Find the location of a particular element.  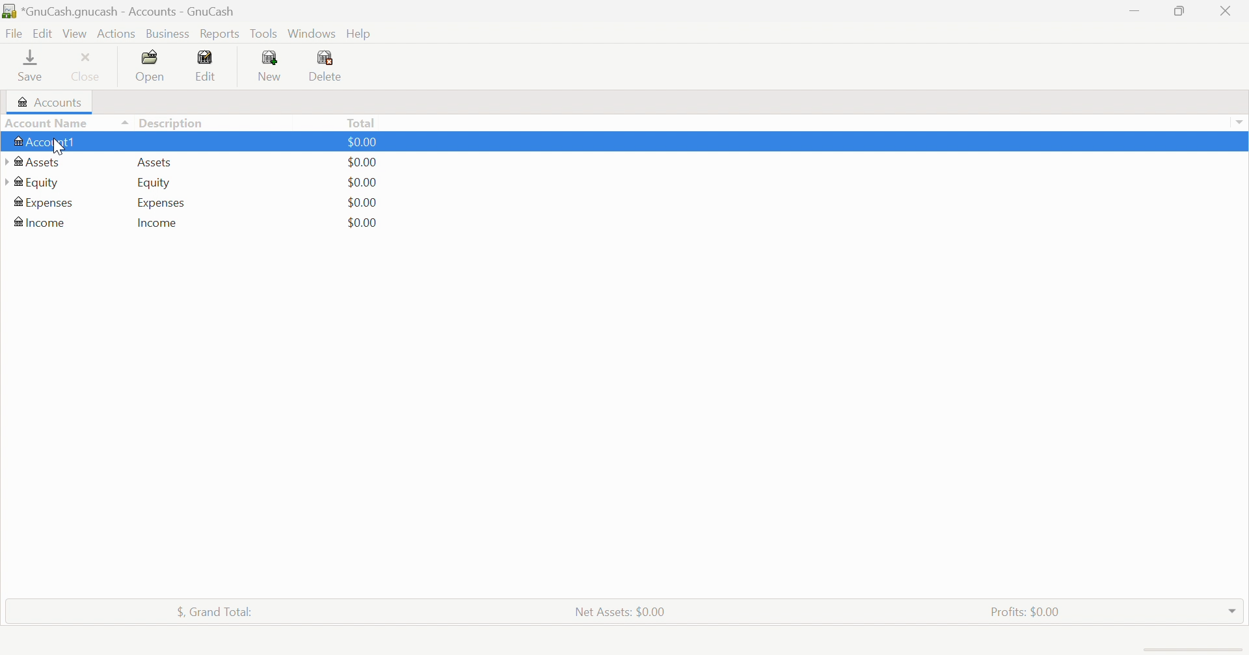

Equity is located at coordinates (155, 185).